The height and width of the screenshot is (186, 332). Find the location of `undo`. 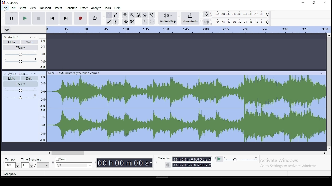

undo is located at coordinates (145, 21).